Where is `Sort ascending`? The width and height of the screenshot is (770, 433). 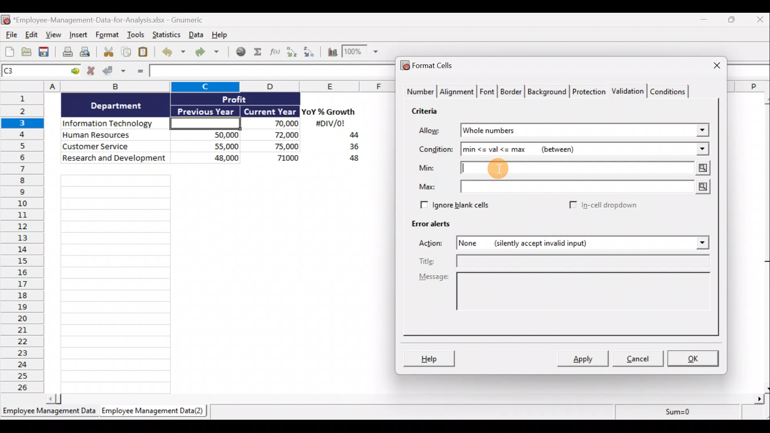
Sort ascending is located at coordinates (292, 52).